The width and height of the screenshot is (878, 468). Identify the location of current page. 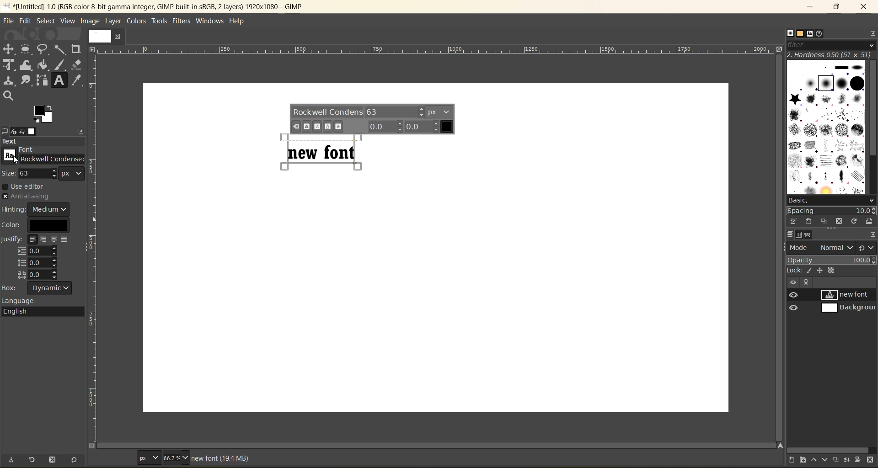
(107, 36).